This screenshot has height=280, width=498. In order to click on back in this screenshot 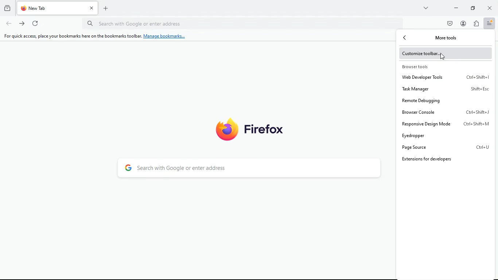, I will do `click(9, 24)`.